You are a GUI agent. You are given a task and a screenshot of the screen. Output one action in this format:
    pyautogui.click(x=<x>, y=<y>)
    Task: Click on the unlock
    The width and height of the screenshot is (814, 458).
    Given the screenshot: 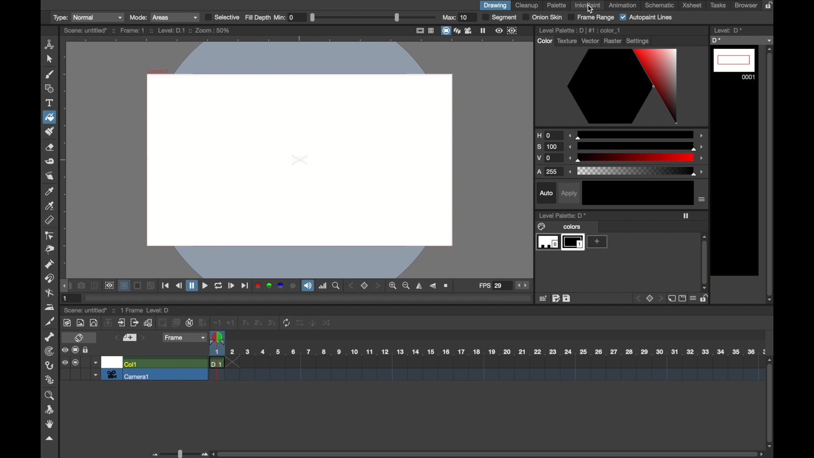 What is the action you would take?
    pyautogui.click(x=86, y=350)
    